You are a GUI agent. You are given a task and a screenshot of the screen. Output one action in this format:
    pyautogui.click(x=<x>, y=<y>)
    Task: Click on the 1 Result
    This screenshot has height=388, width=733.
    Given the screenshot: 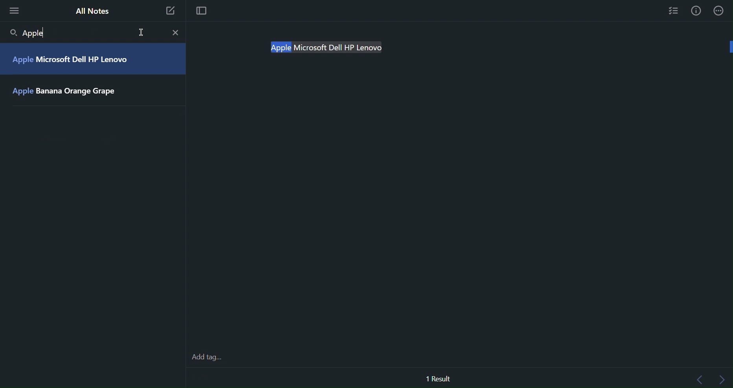 What is the action you would take?
    pyautogui.click(x=438, y=379)
    